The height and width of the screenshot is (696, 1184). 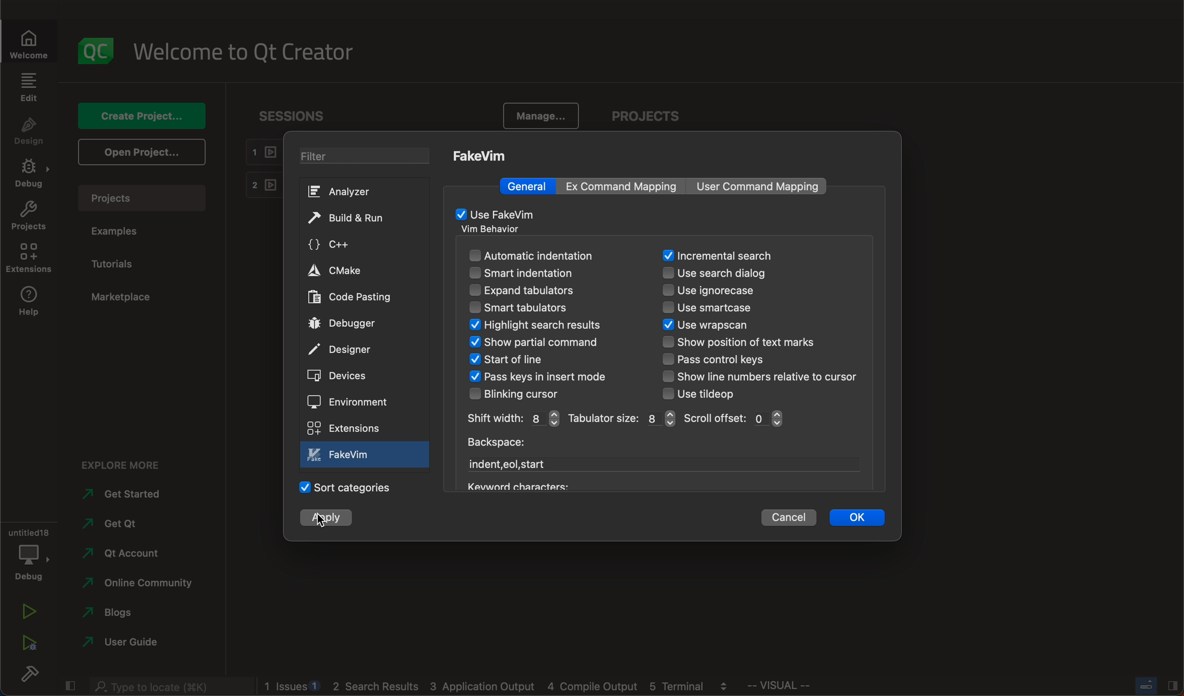 I want to click on show command, so click(x=536, y=343).